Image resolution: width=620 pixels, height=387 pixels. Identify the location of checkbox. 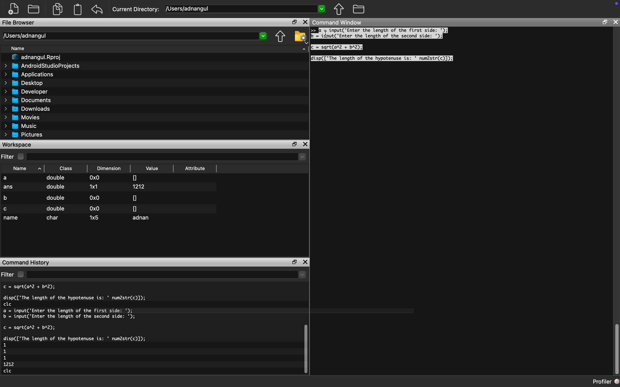
(22, 157).